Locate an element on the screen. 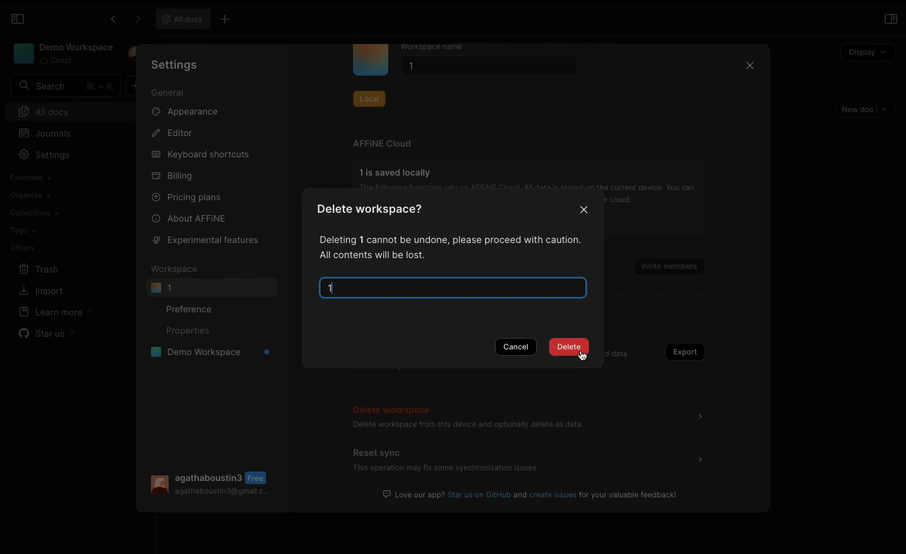  Tags is located at coordinates (23, 230).